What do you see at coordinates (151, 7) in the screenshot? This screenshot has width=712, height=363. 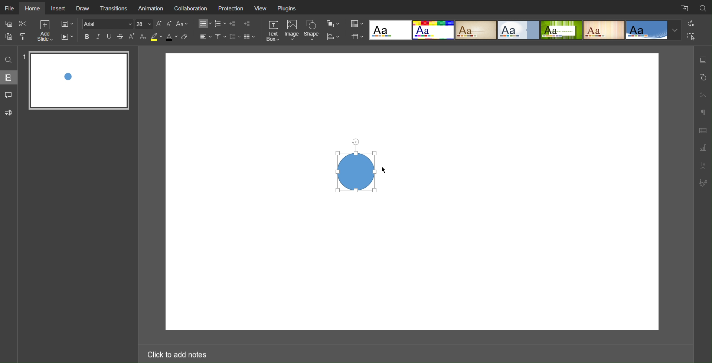 I see `Animation` at bounding box center [151, 7].